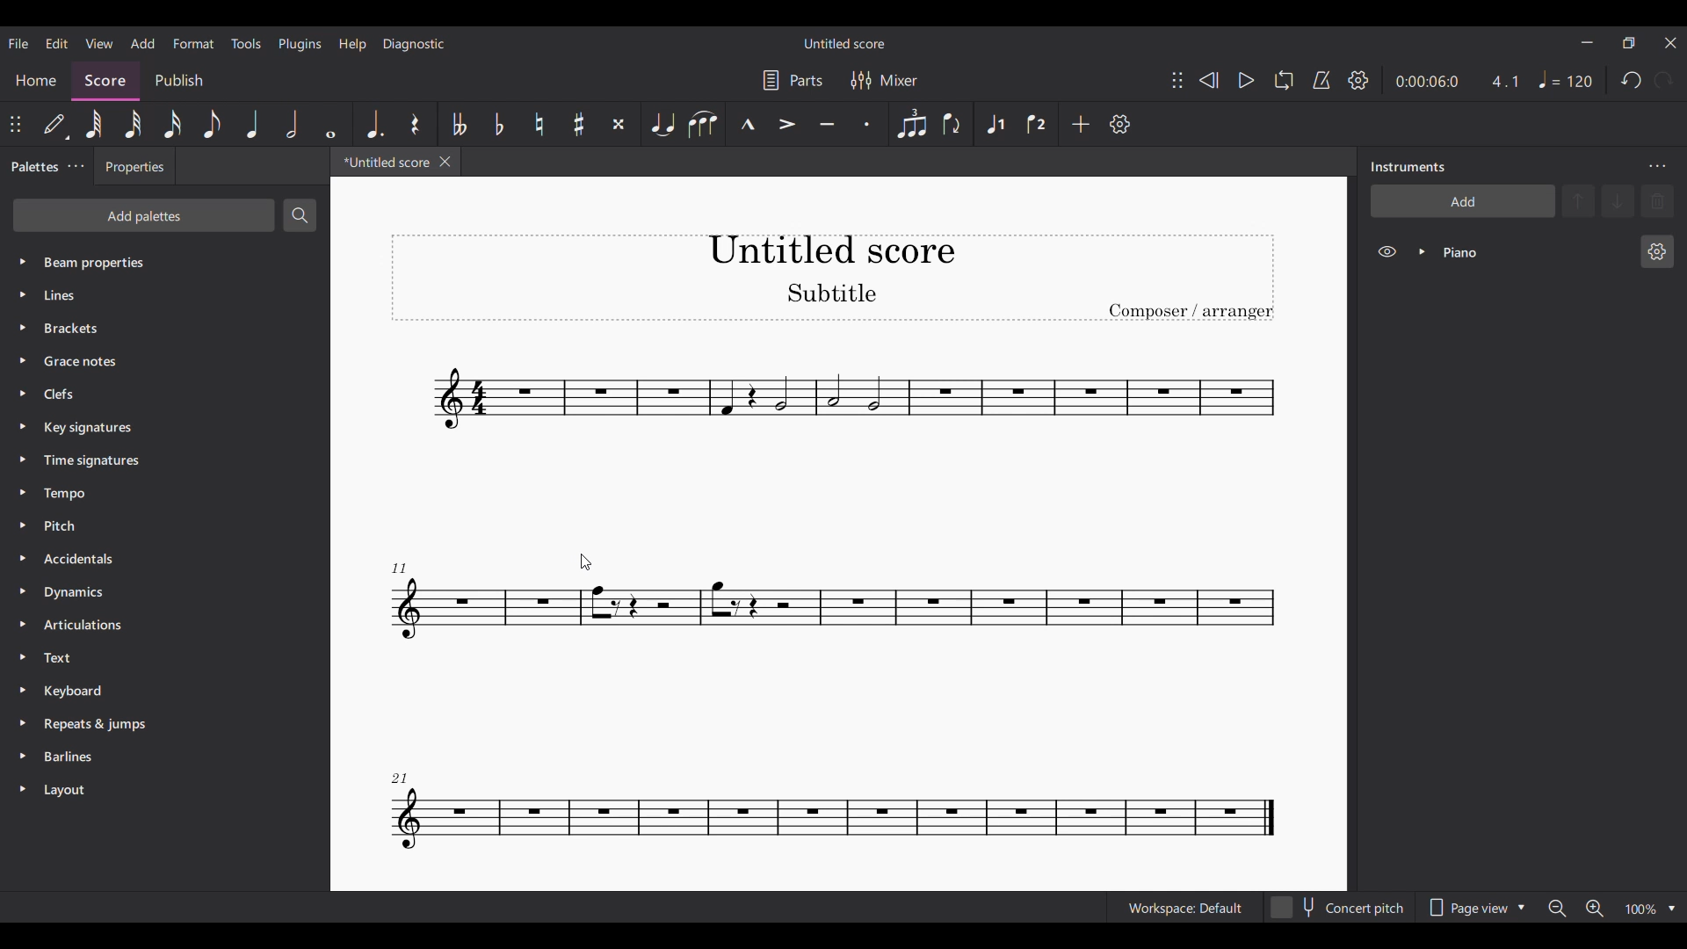 Image resolution: width=1687 pixels, height=949 pixels. What do you see at coordinates (373, 124) in the screenshot?
I see `Augmentation dot` at bounding box center [373, 124].